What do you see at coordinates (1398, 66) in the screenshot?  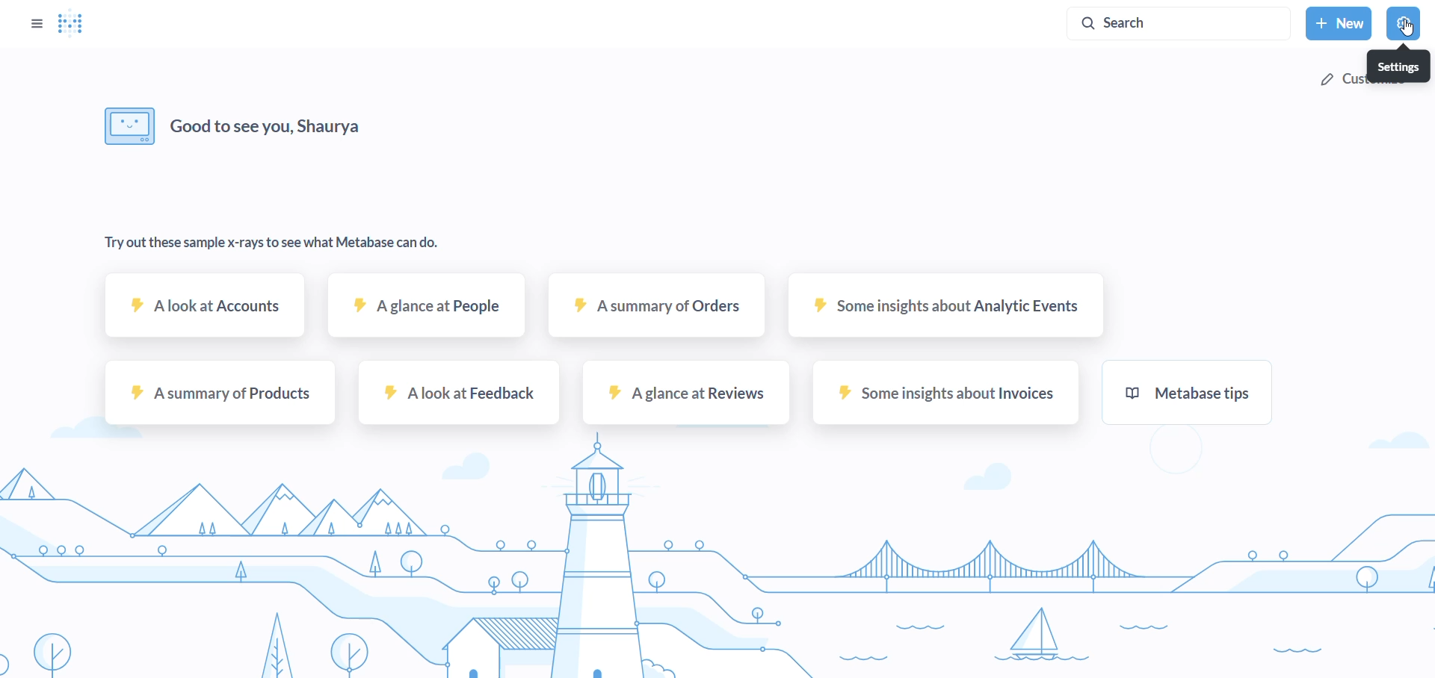 I see `settings` at bounding box center [1398, 66].